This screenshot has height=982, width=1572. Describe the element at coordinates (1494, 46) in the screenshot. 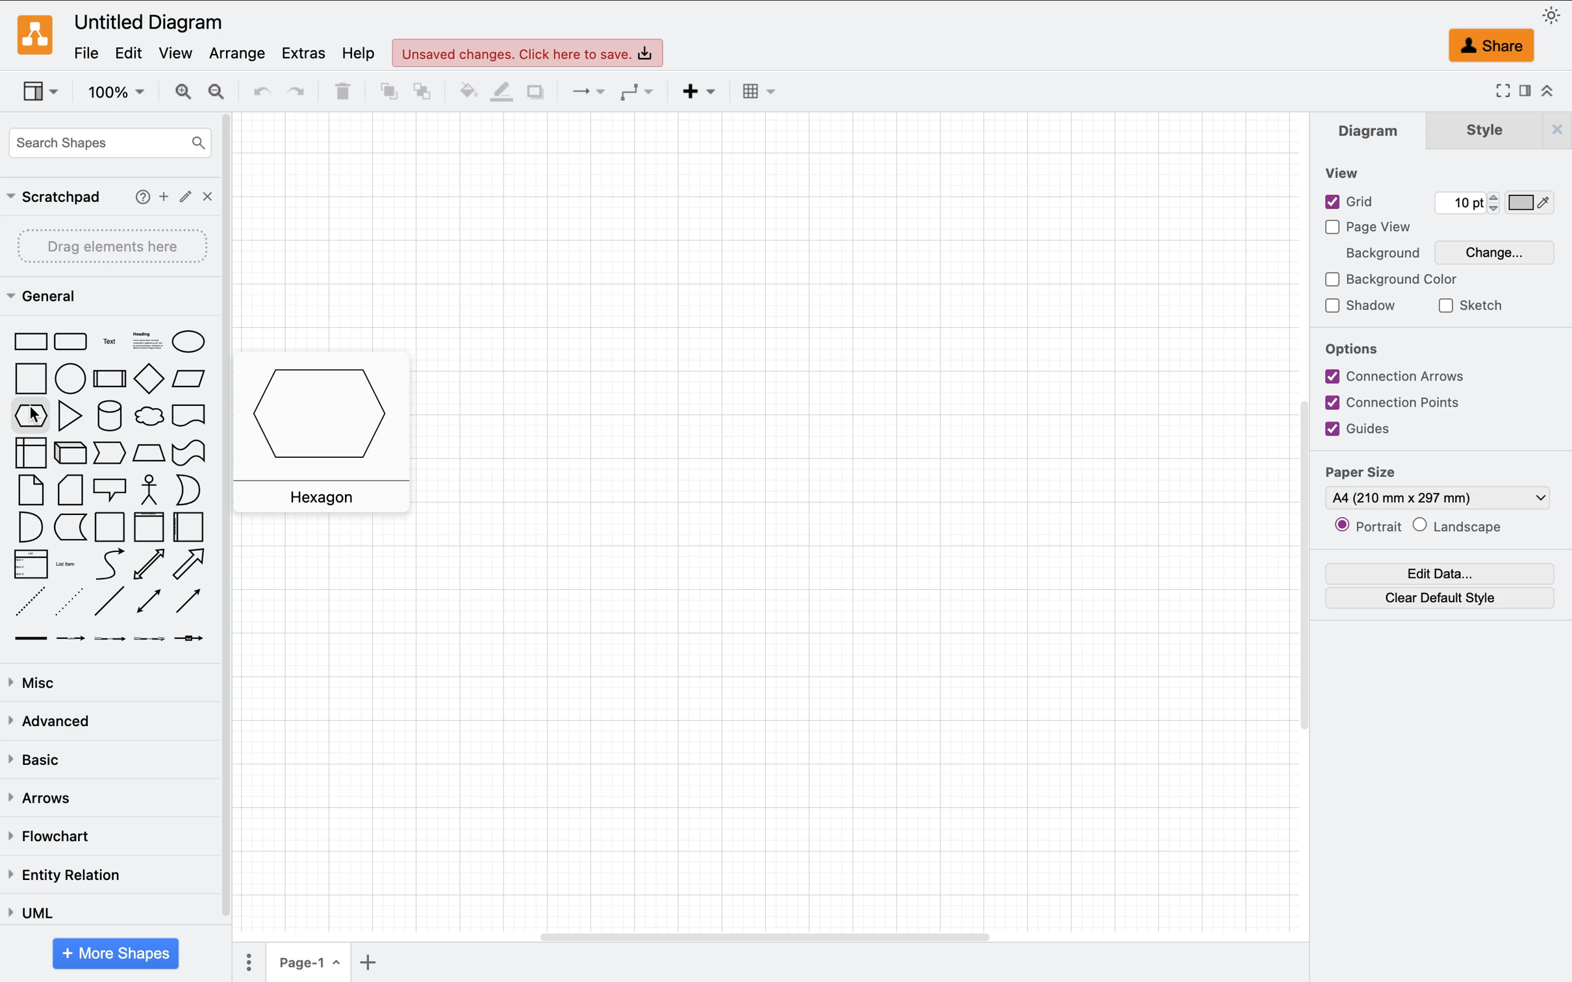

I see `share` at that location.